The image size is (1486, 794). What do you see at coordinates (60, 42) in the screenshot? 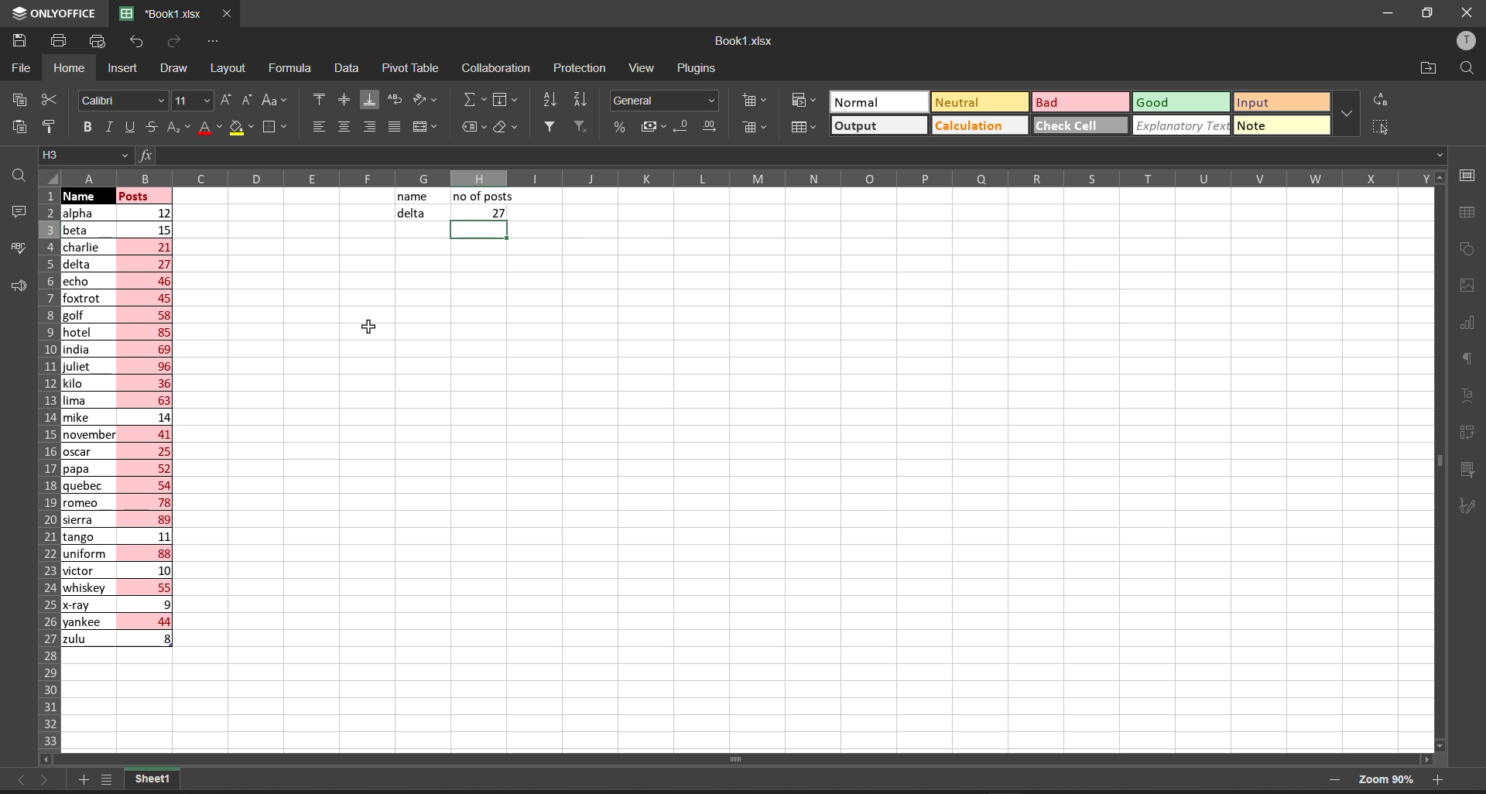
I see `print` at bounding box center [60, 42].